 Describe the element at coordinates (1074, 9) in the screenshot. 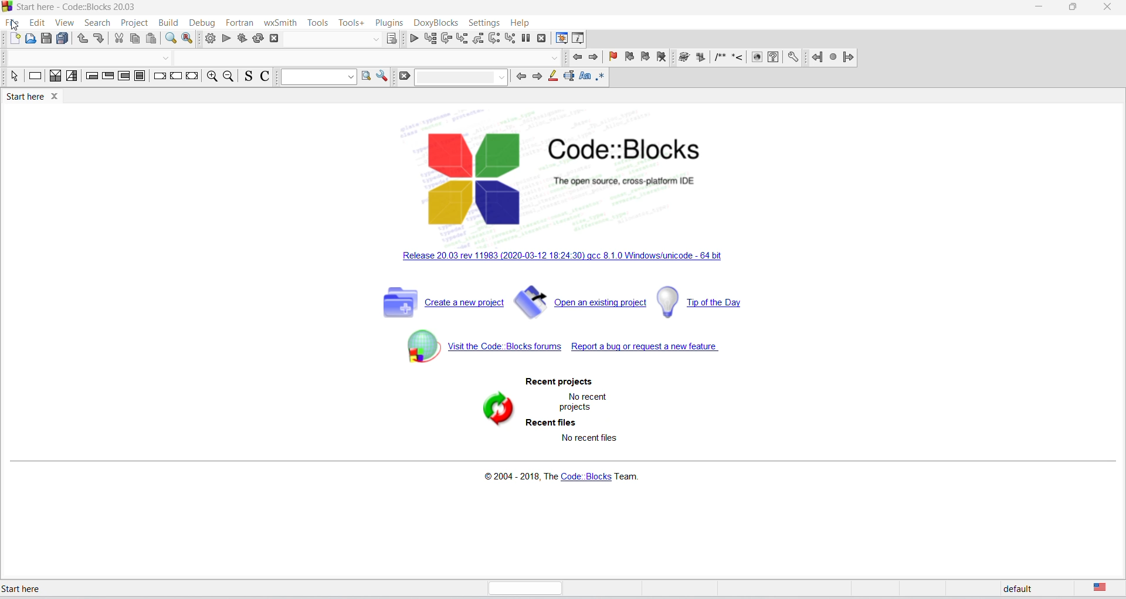

I see `maximize` at that location.